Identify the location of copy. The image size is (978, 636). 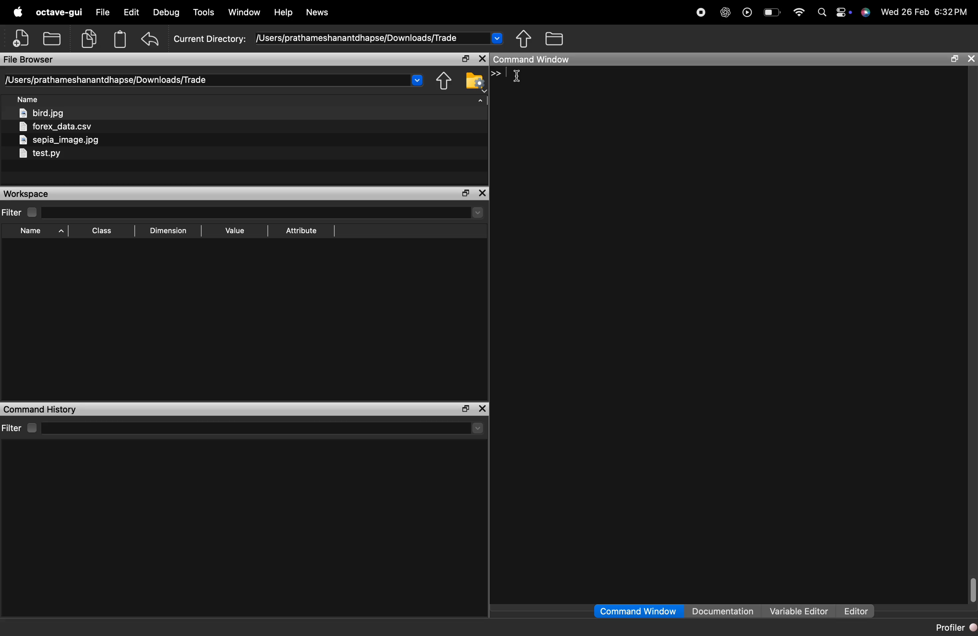
(91, 38).